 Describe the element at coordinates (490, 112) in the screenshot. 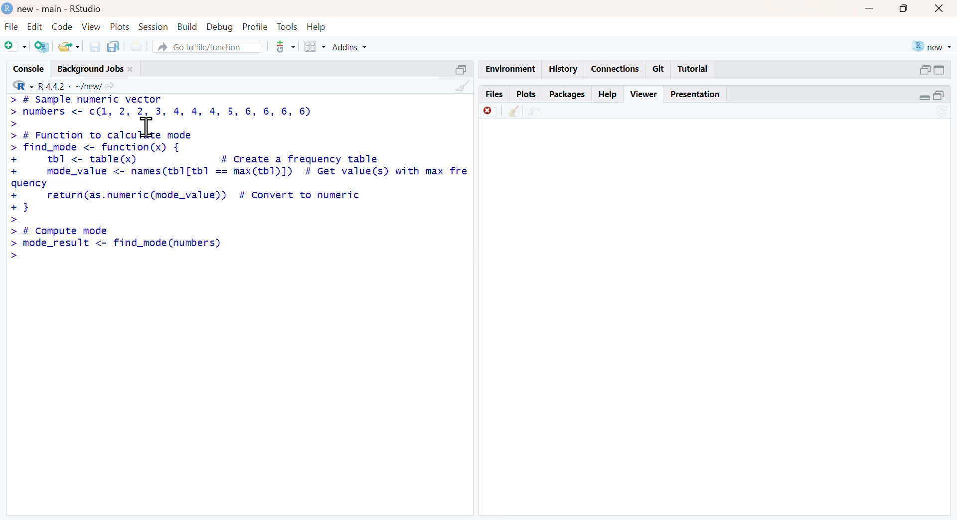

I see `discard` at that location.